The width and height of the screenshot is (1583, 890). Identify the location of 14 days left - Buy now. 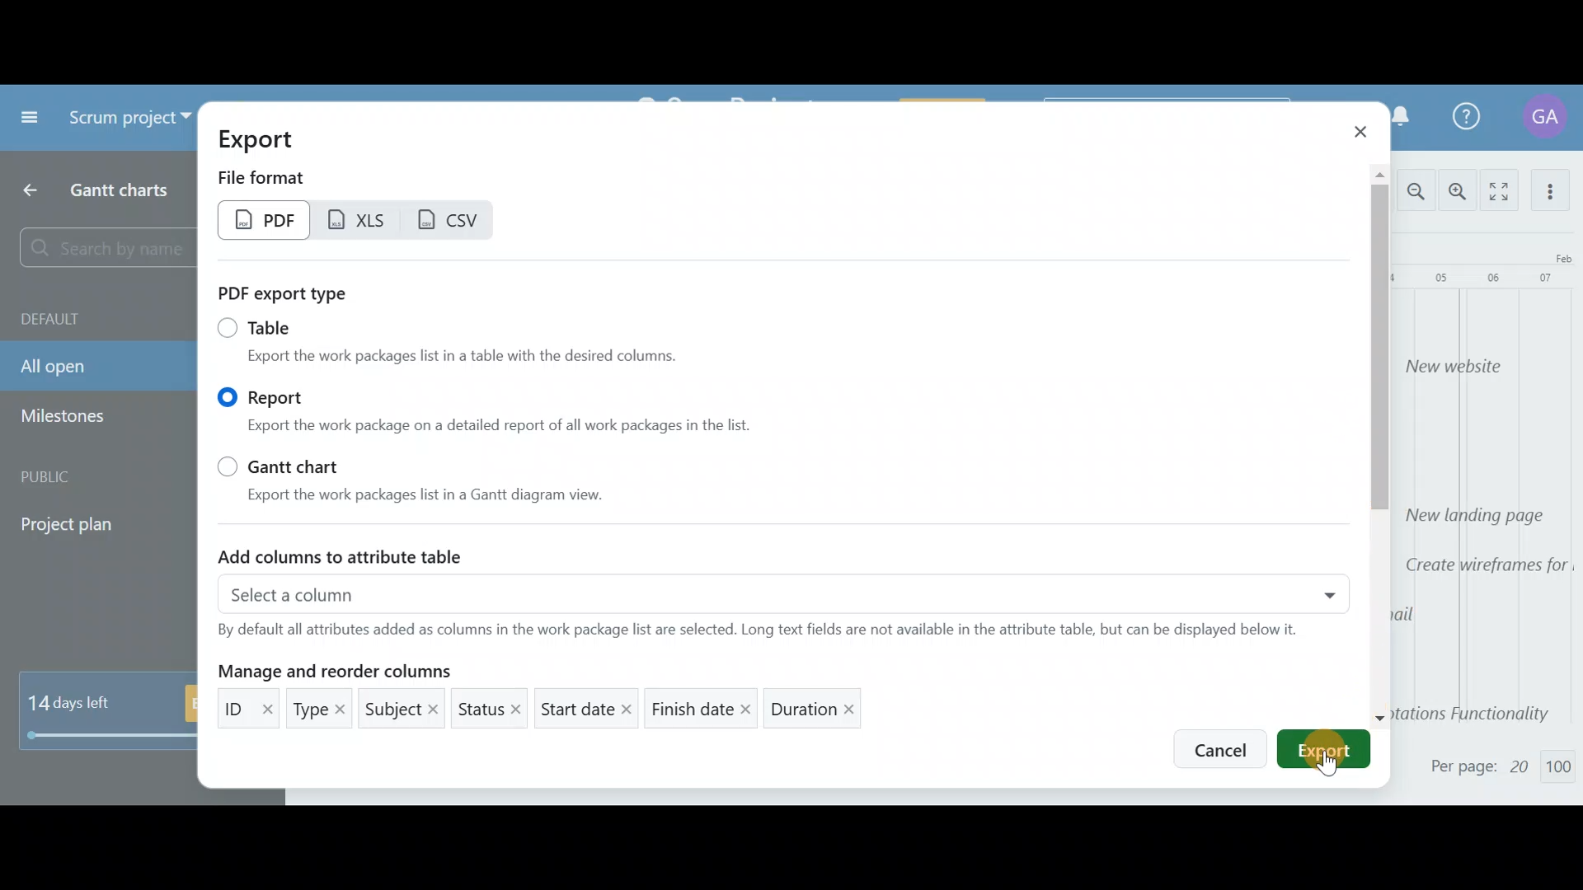
(110, 710).